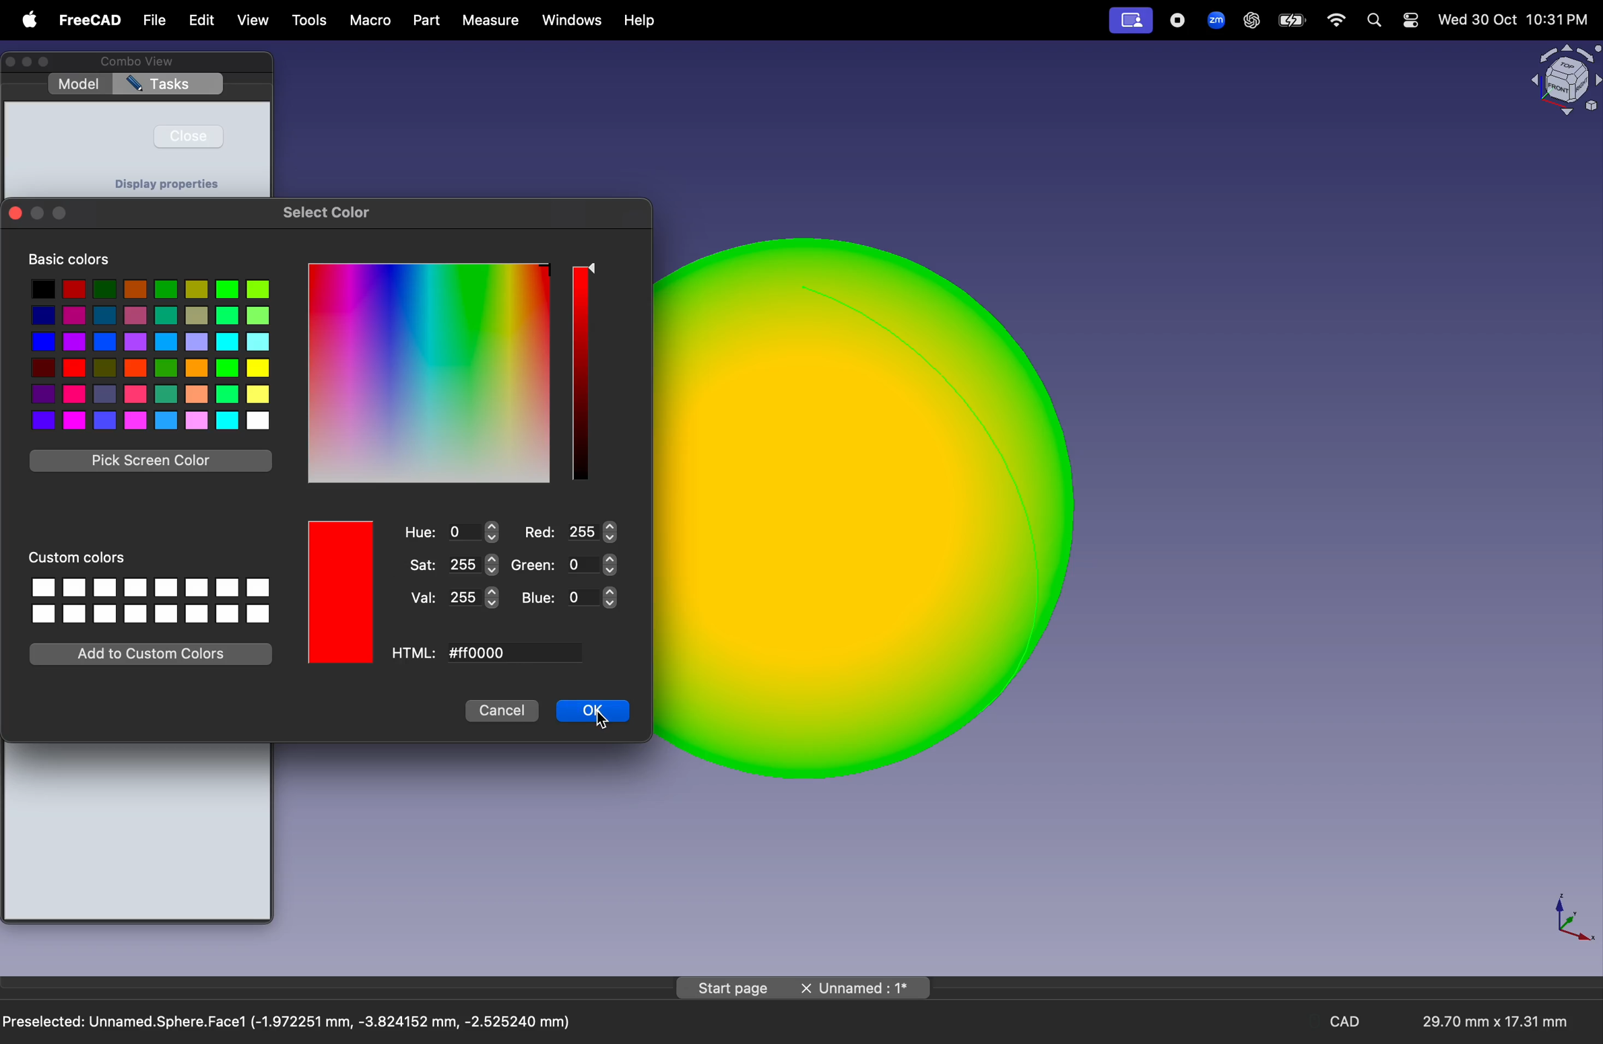  Describe the element at coordinates (155, 21) in the screenshot. I see `file` at that location.